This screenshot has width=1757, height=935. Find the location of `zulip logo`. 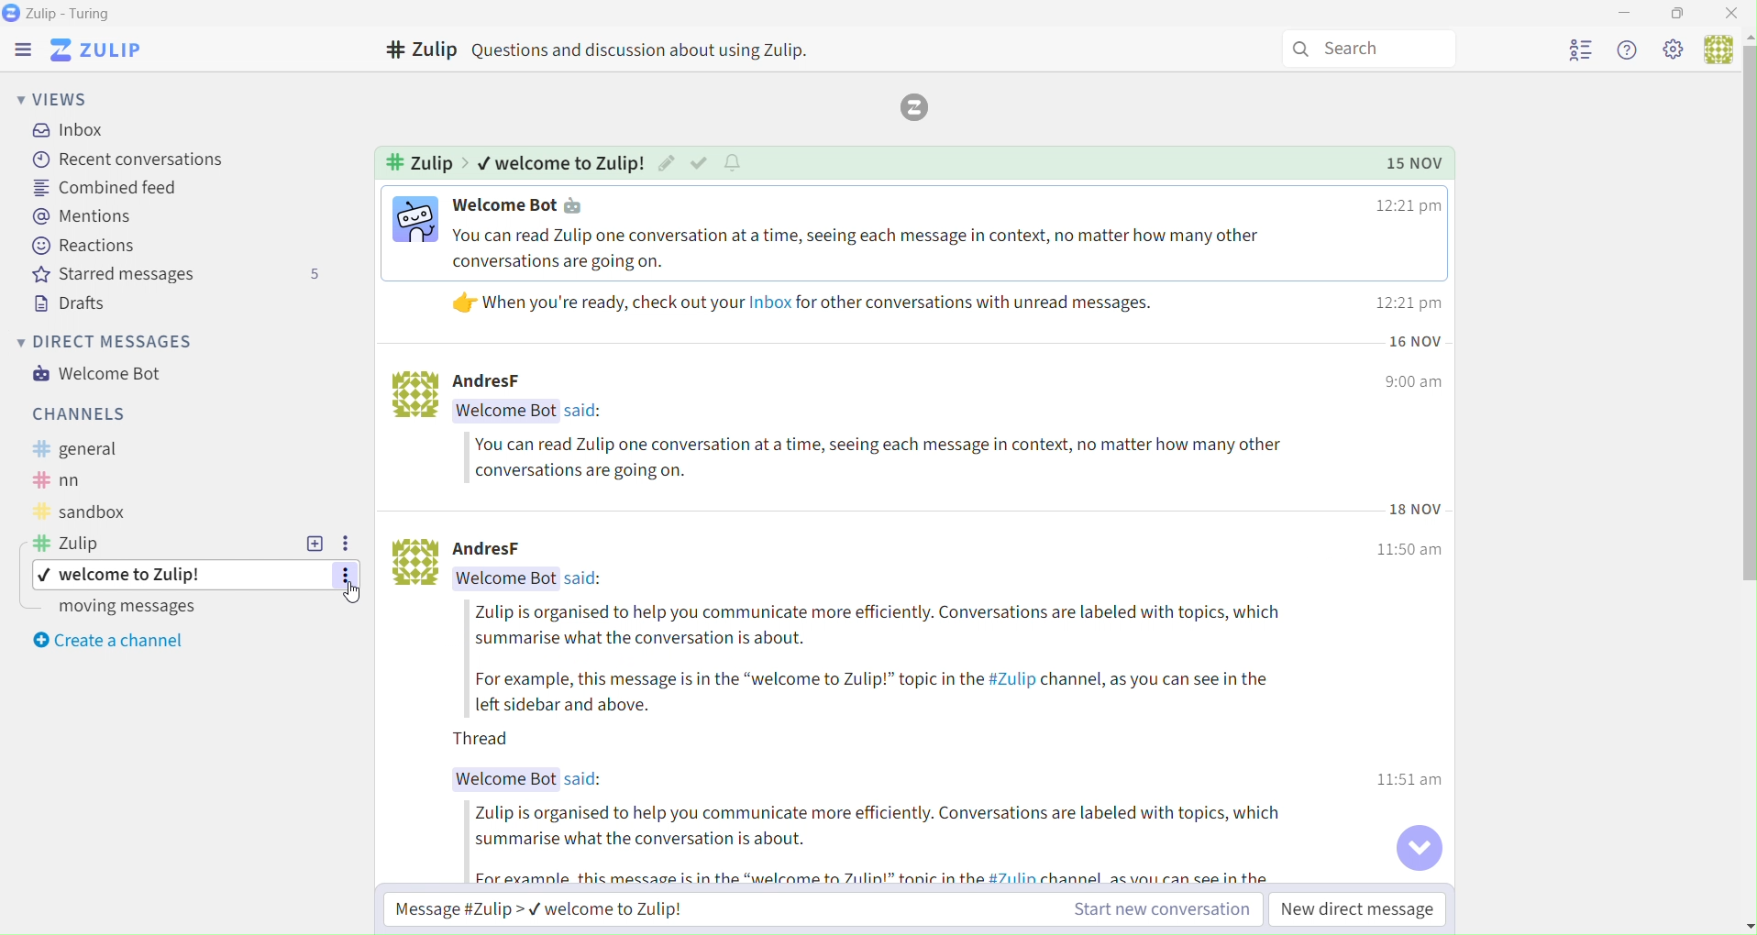

zulip logo is located at coordinates (914, 107).